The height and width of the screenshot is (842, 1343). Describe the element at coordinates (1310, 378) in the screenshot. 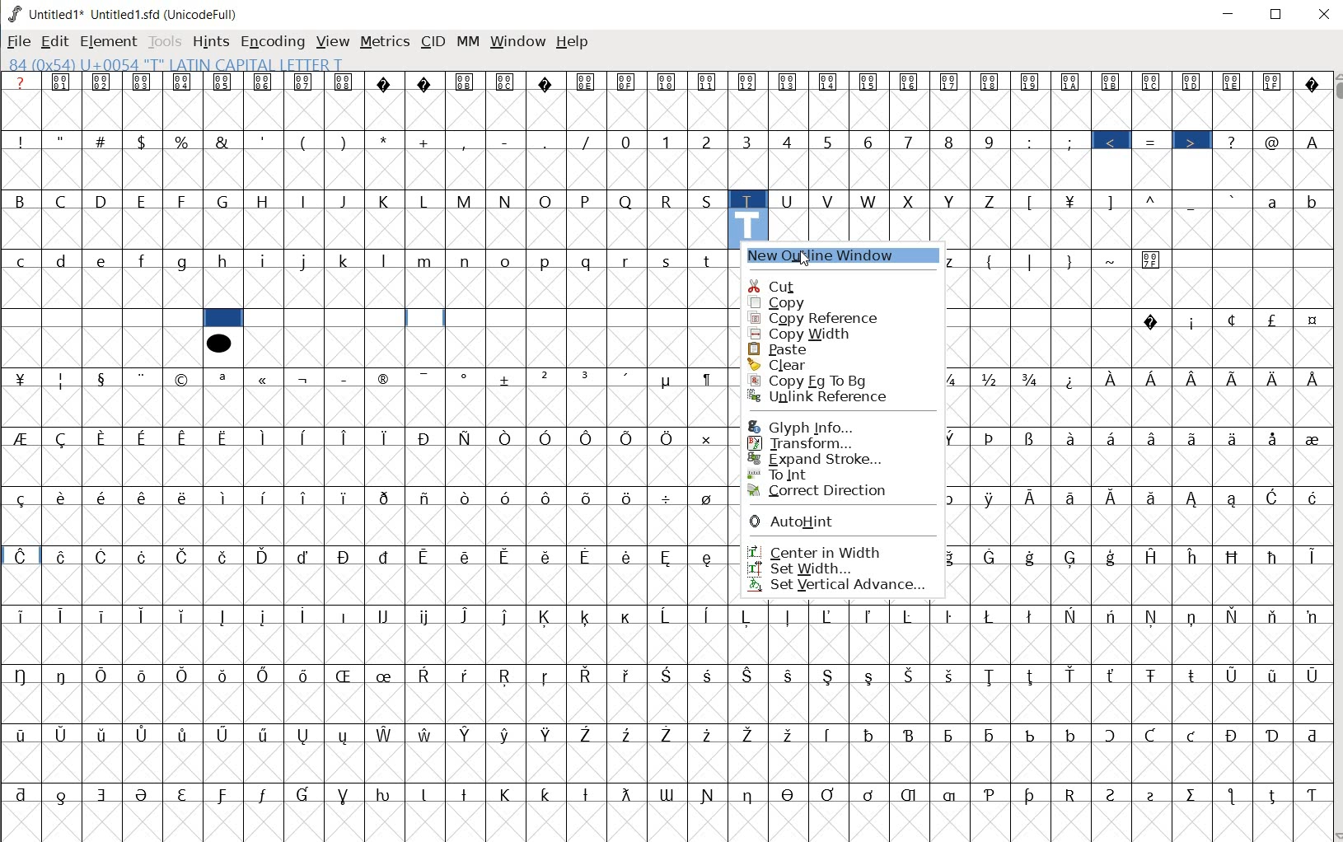

I see `Symbol` at that location.